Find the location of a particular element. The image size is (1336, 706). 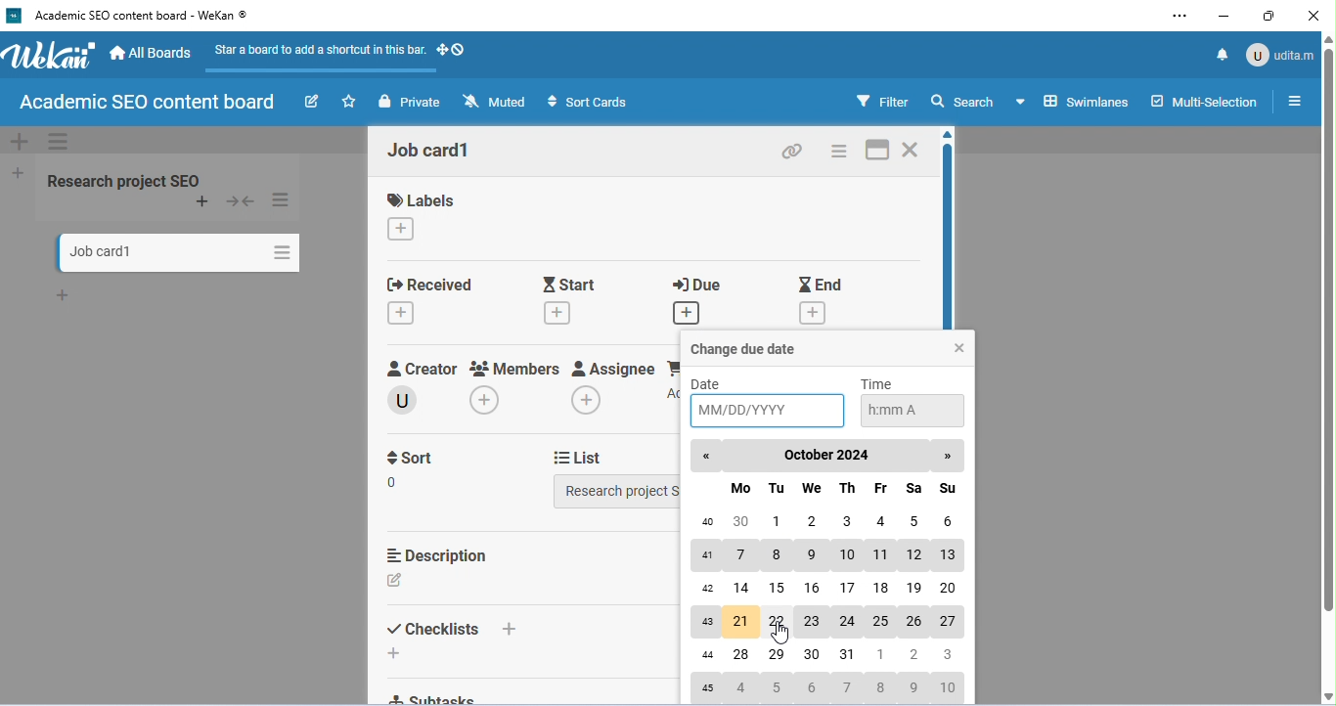

vertical scroll bar is located at coordinates (1327, 330).